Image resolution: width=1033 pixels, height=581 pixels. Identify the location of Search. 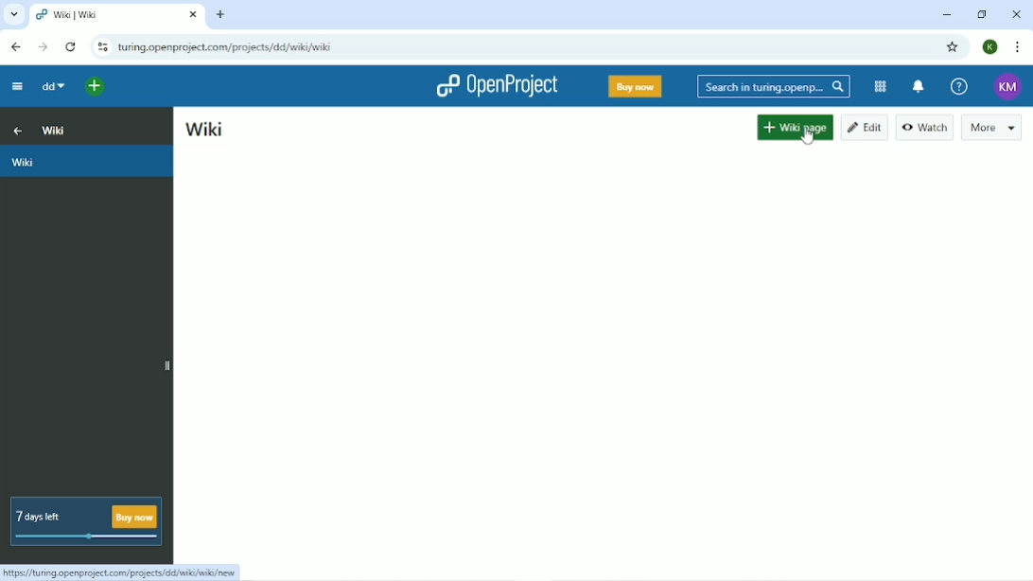
(775, 86).